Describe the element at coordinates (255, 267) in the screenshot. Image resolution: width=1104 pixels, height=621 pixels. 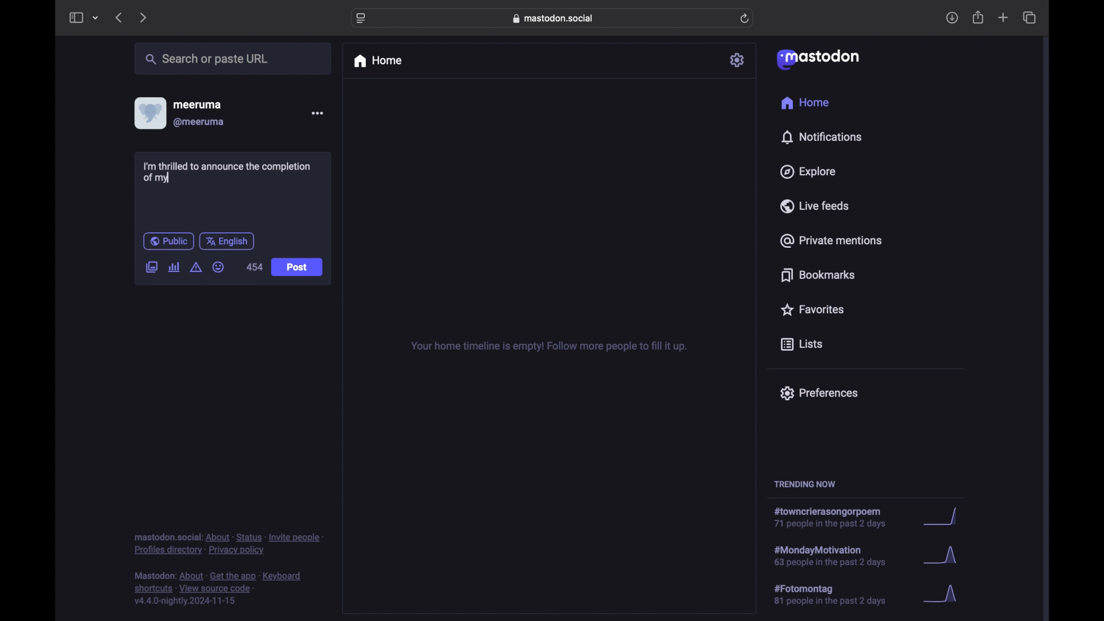
I see `454` at that location.